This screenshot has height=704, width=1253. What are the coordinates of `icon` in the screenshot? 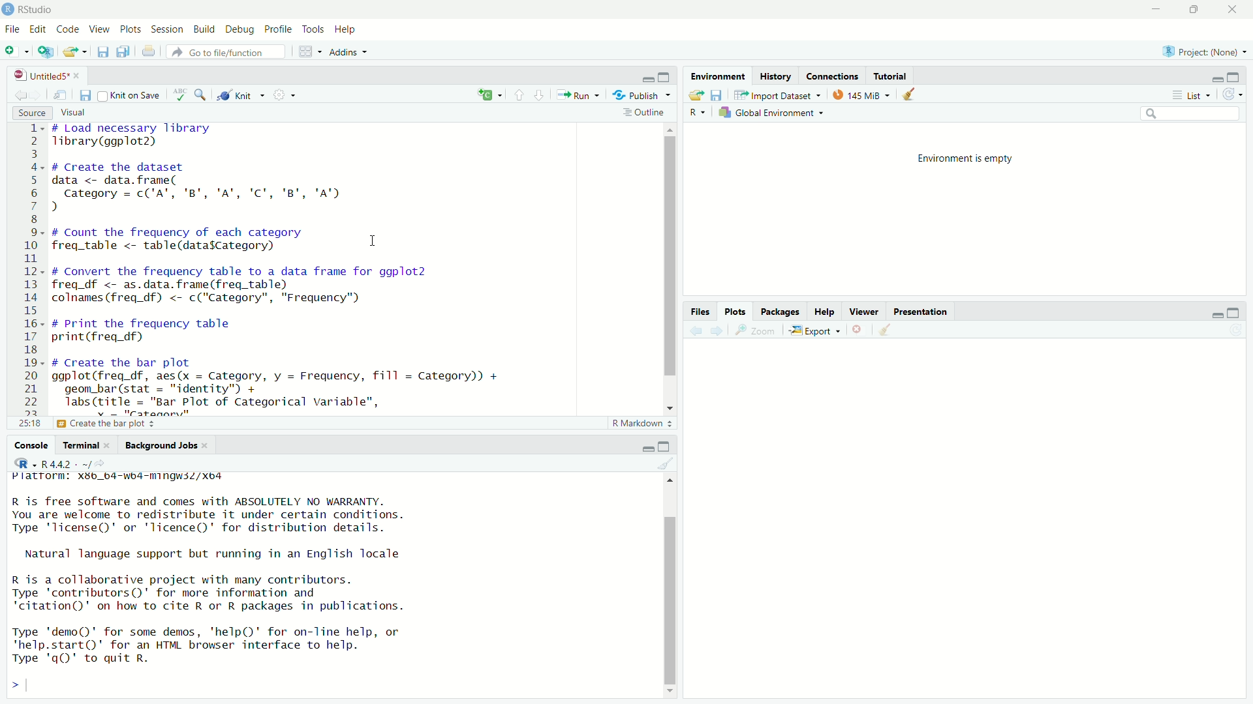 It's located at (22, 463).